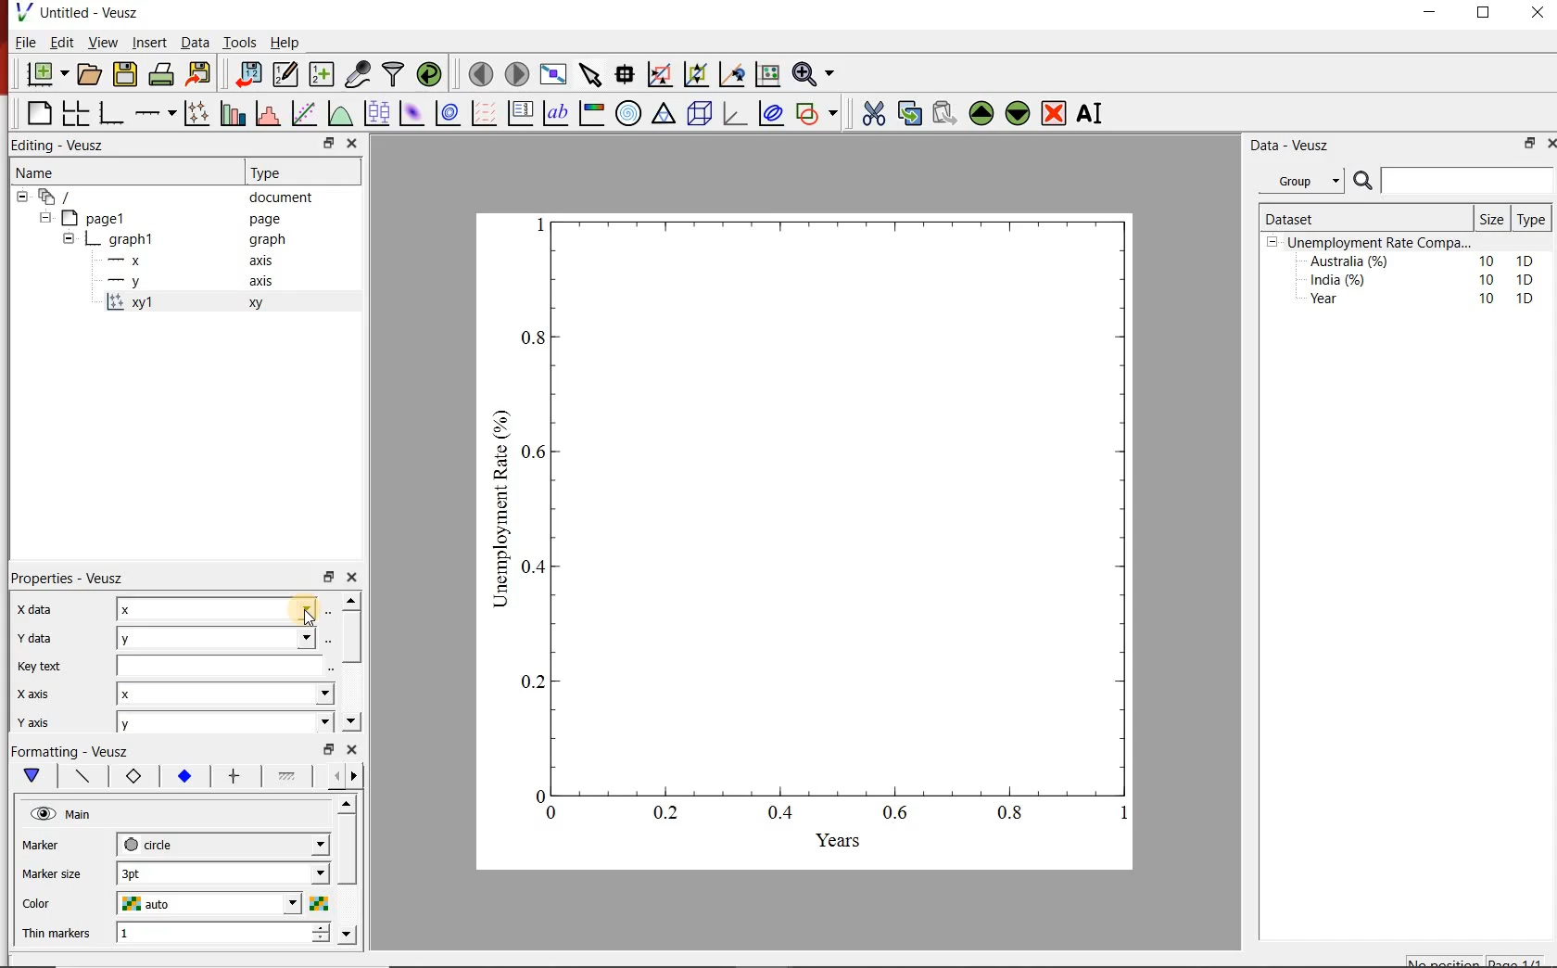 The image size is (1557, 968). Describe the element at coordinates (208, 934) in the screenshot. I see `1` at that location.